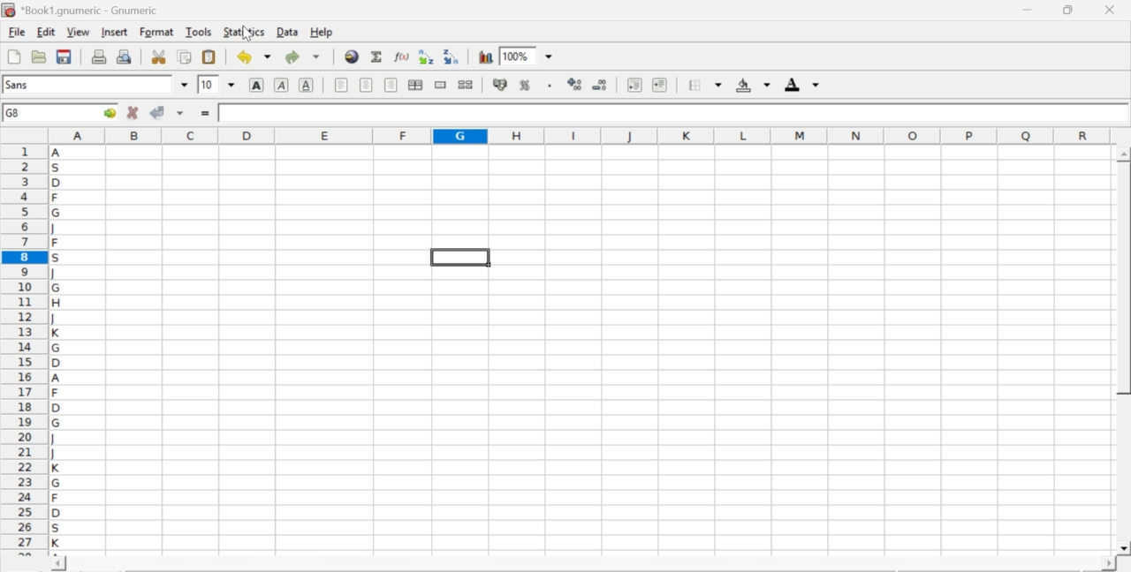 The height and width of the screenshot is (572, 1131). What do you see at coordinates (179, 112) in the screenshot?
I see `accept changes across selection` at bounding box center [179, 112].